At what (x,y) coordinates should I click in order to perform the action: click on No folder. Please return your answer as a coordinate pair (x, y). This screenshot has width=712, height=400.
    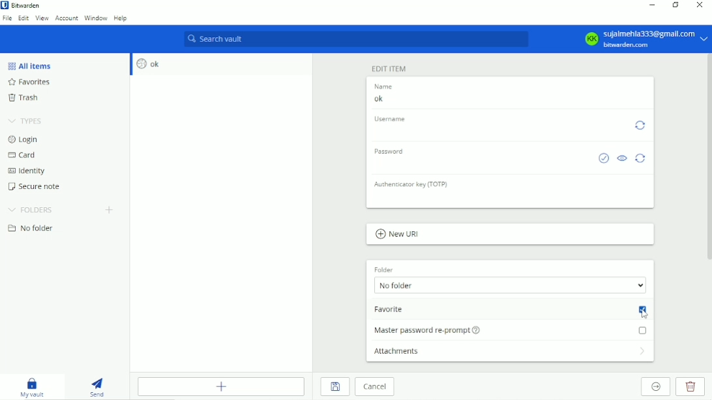
    Looking at the image, I should click on (32, 229).